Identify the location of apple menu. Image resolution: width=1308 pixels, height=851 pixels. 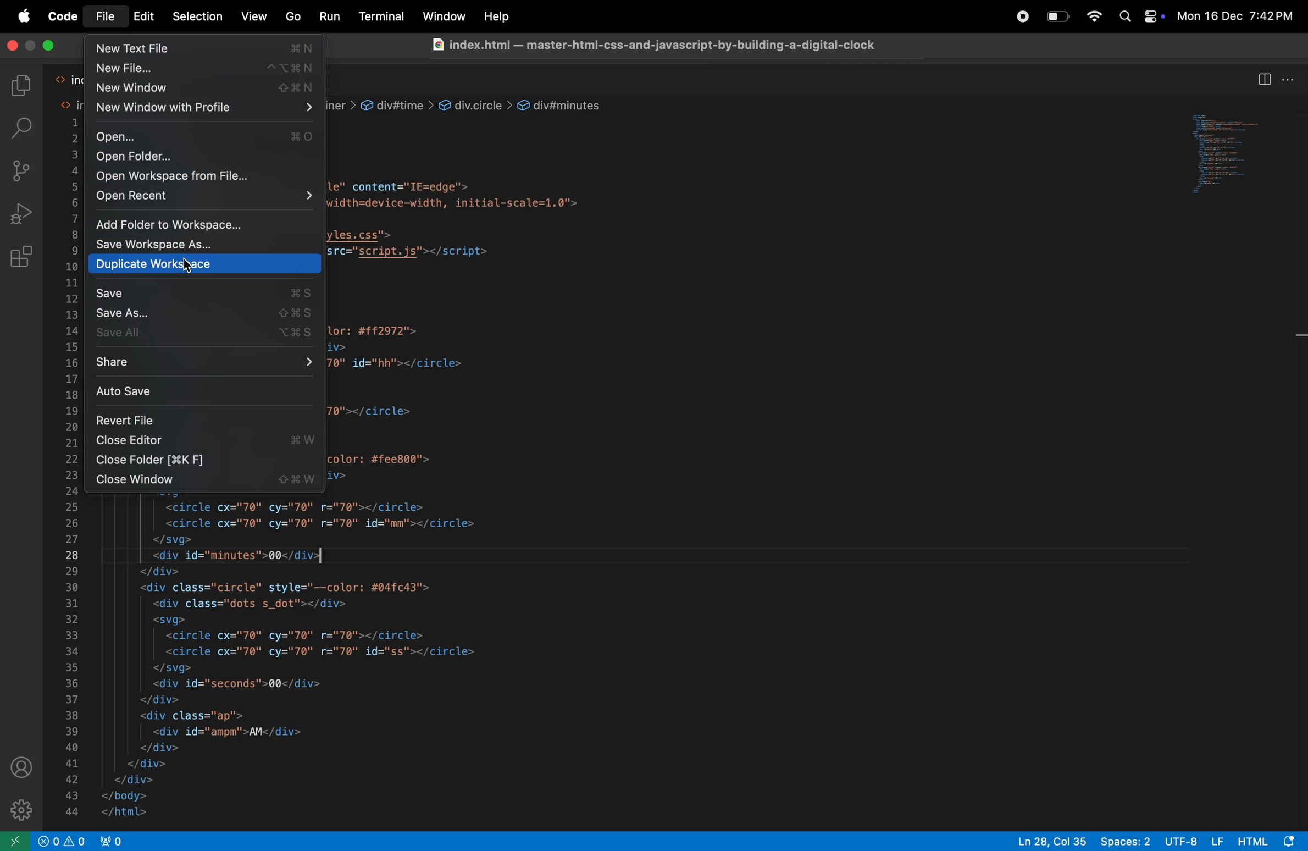
(26, 14).